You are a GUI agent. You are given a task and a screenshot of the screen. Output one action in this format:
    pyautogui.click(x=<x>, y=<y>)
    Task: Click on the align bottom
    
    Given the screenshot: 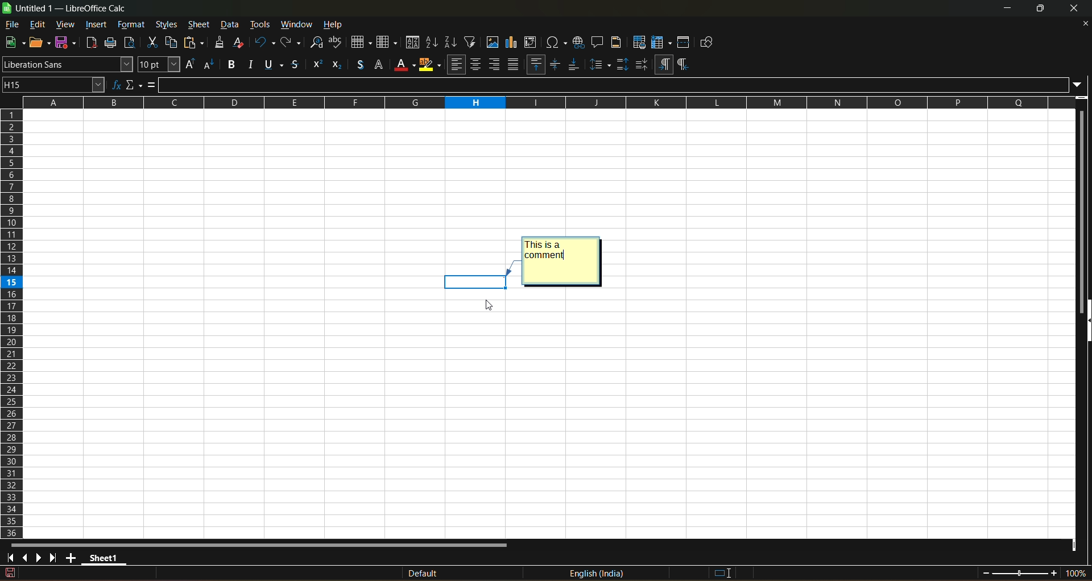 What is the action you would take?
    pyautogui.click(x=416, y=64)
    